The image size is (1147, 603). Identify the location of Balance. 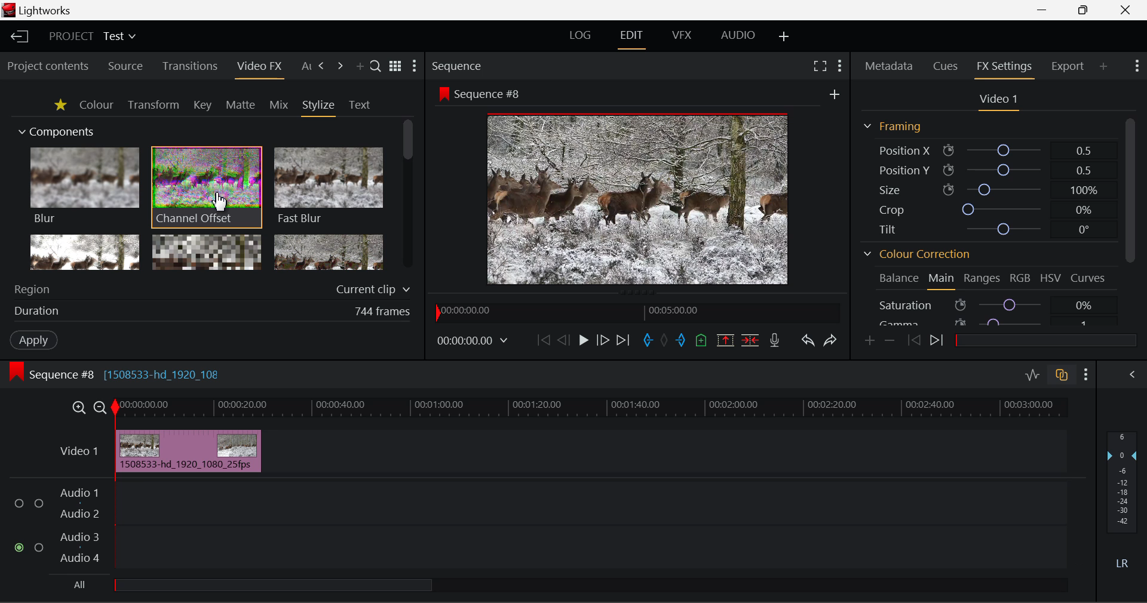
(898, 276).